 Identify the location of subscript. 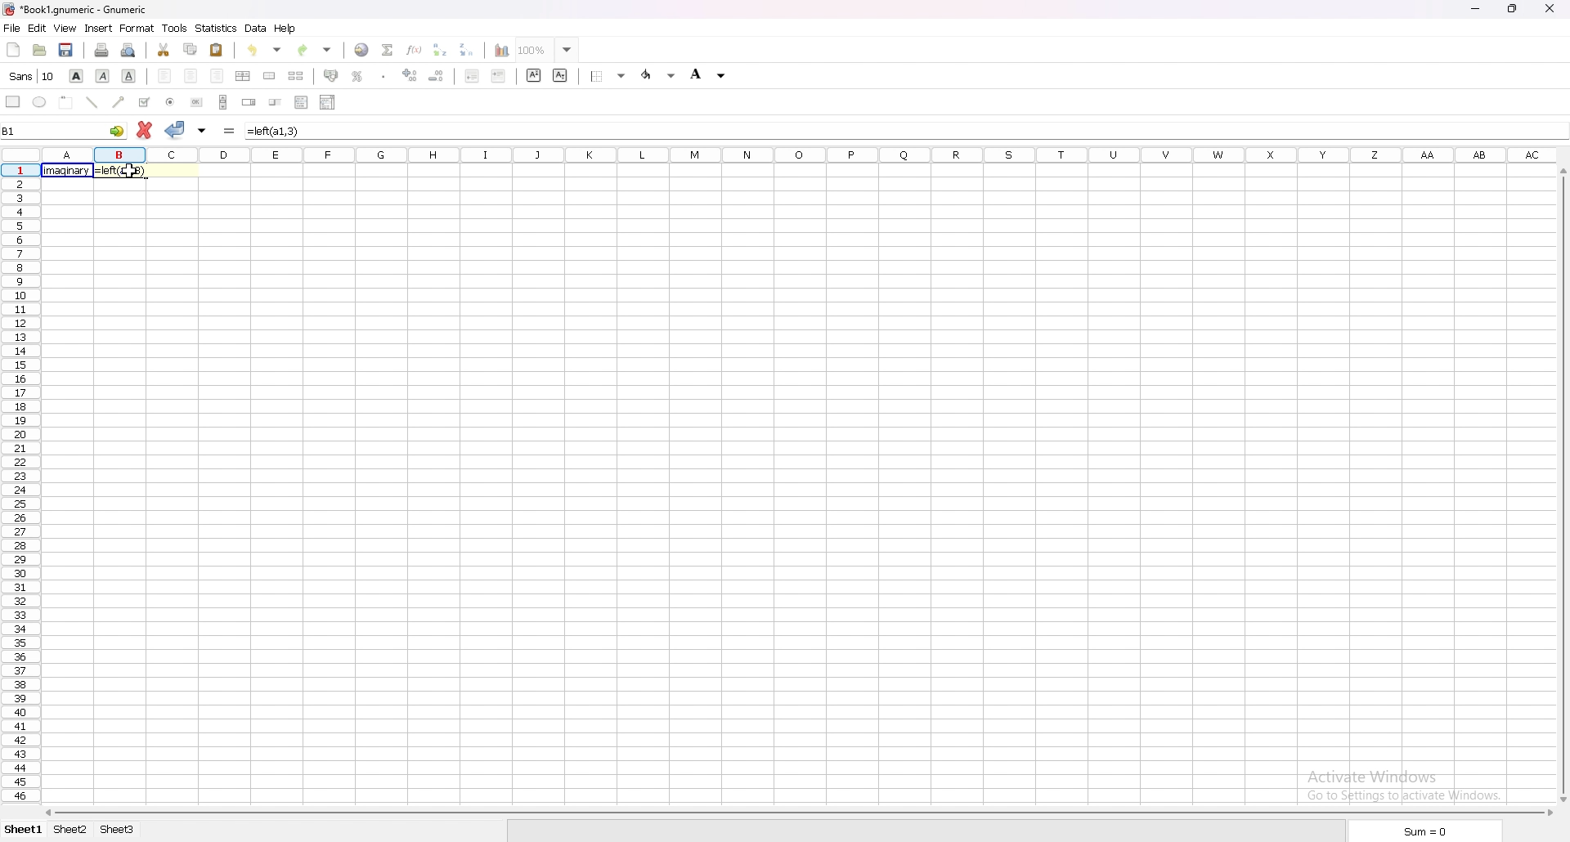
(563, 75).